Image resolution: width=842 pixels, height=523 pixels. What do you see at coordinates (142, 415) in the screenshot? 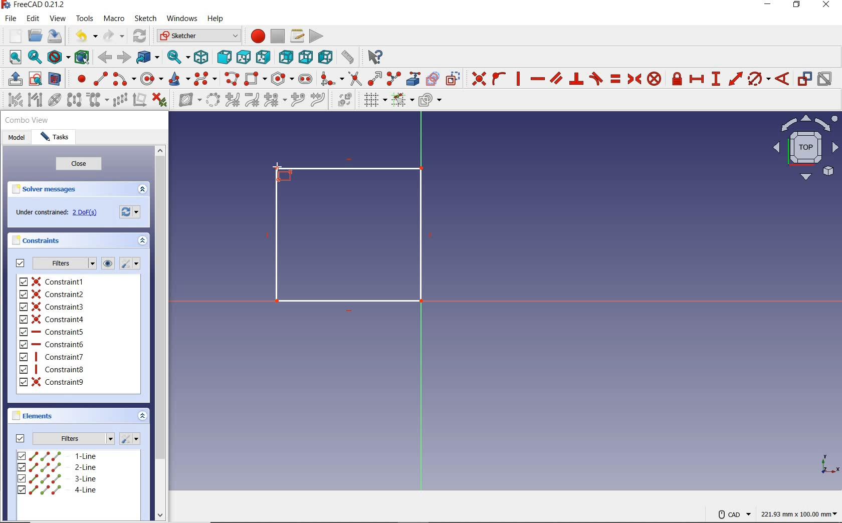
I see `expand` at bounding box center [142, 415].